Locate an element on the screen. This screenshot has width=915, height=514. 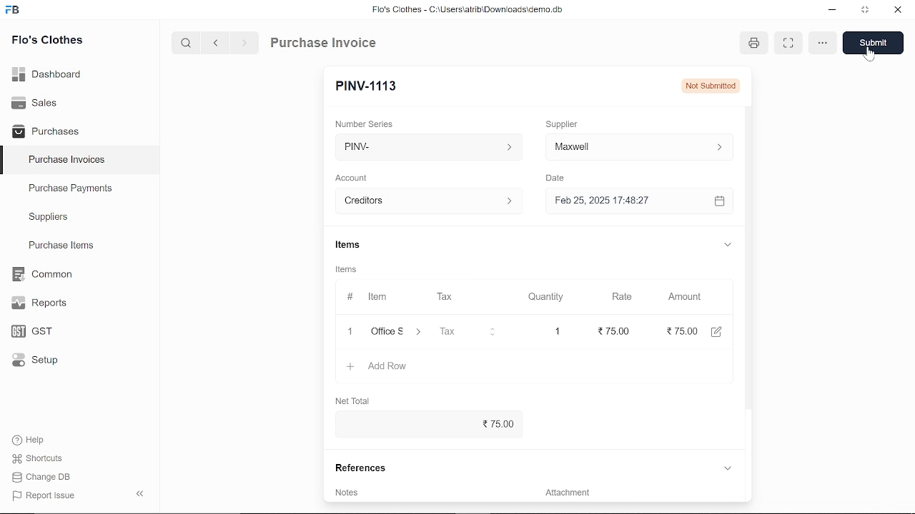
restore down is located at coordinates (868, 11).